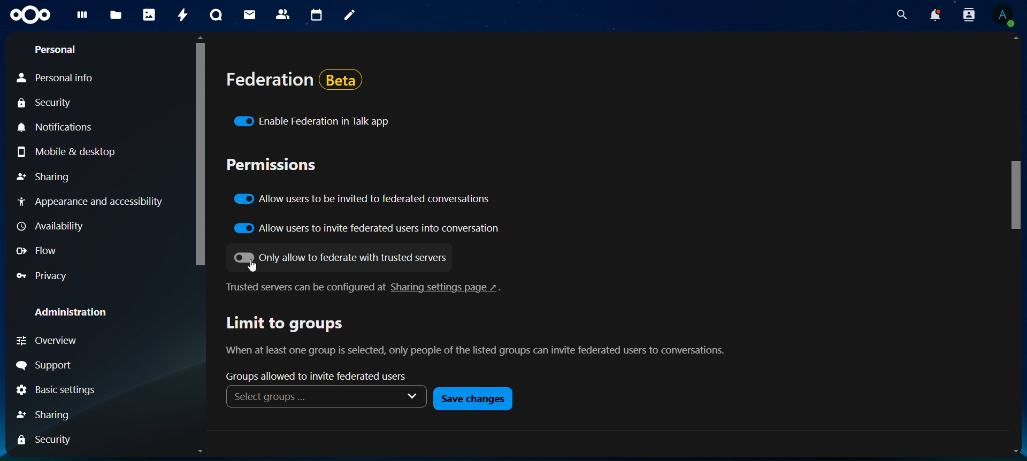  I want to click on availability , so click(51, 227).